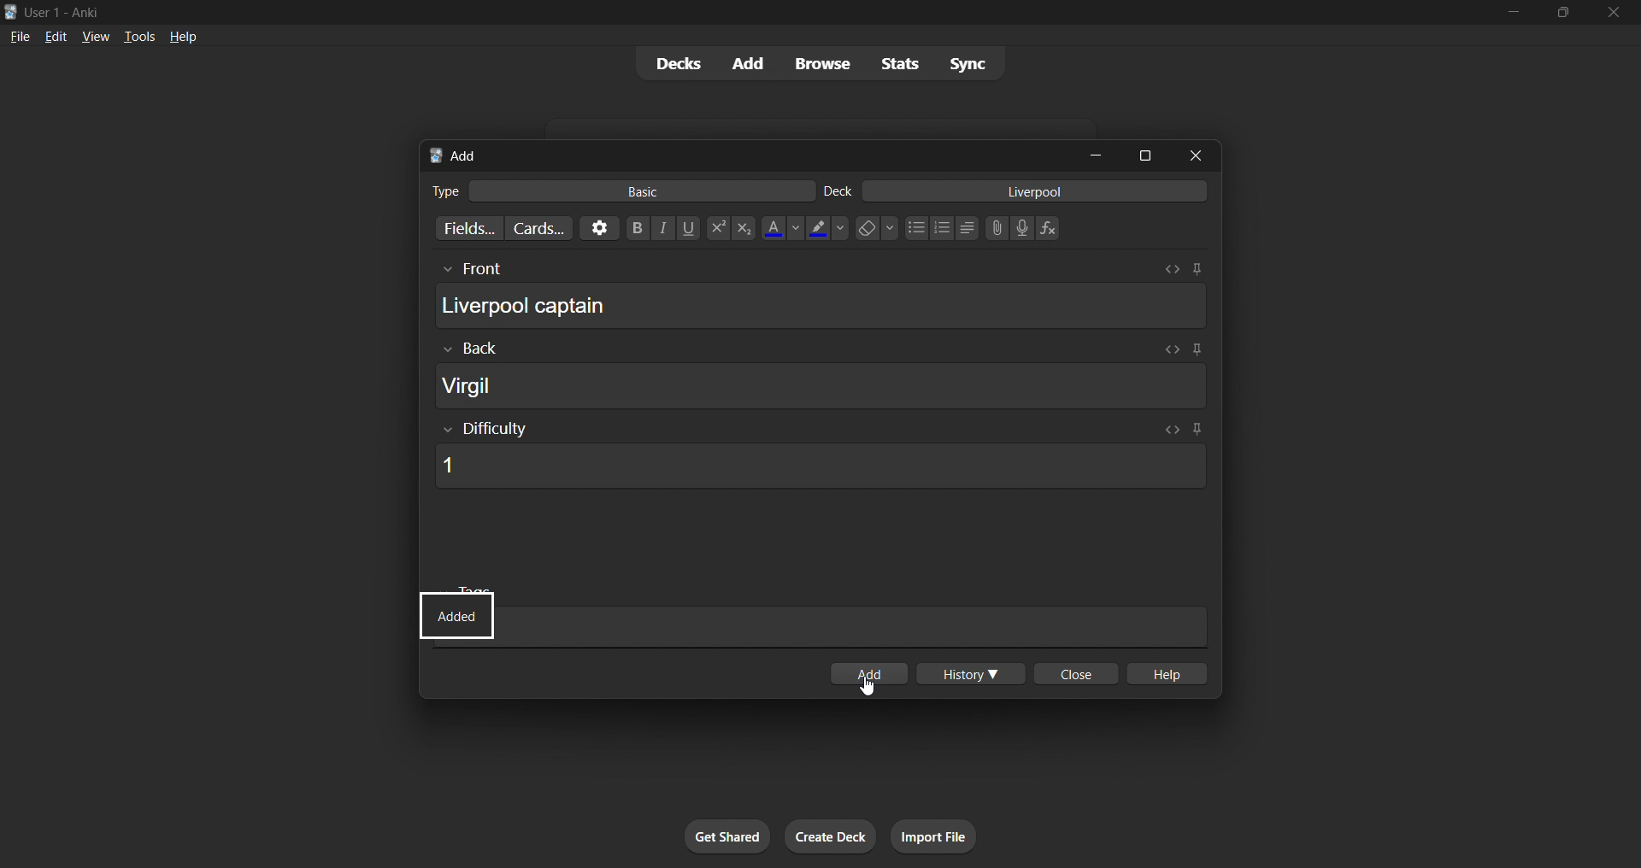 This screenshot has height=868, width=1641. What do you see at coordinates (866, 628) in the screenshot?
I see `card tags input` at bounding box center [866, 628].